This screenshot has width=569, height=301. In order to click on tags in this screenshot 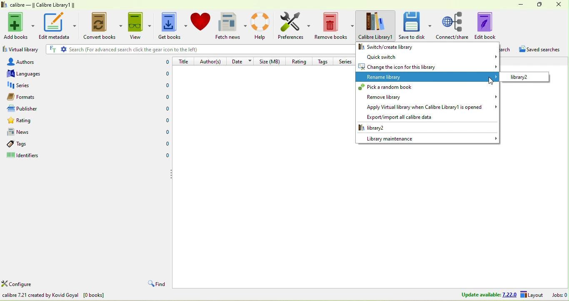, I will do `click(28, 144)`.